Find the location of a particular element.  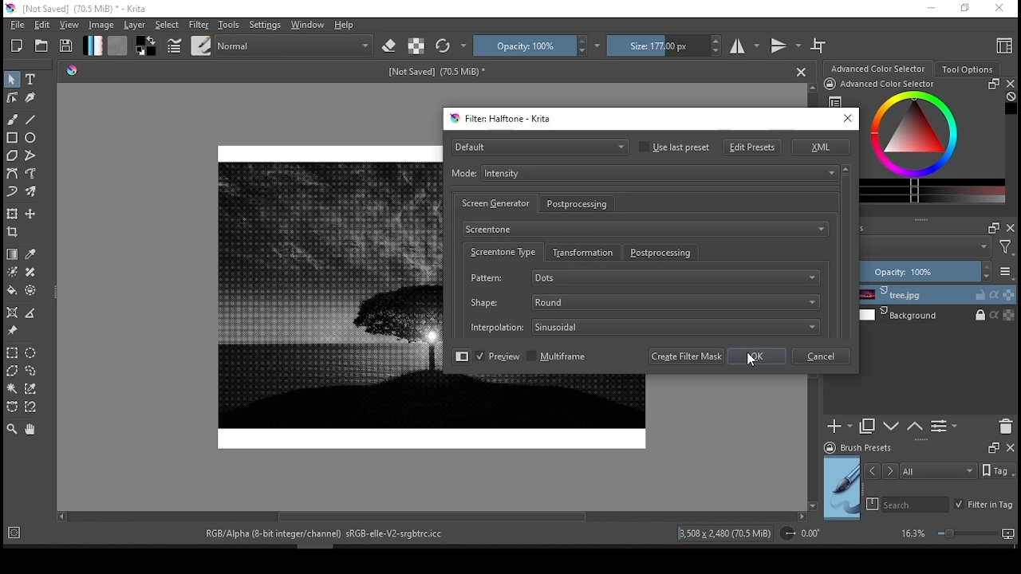

opacity is located at coordinates (927, 270).